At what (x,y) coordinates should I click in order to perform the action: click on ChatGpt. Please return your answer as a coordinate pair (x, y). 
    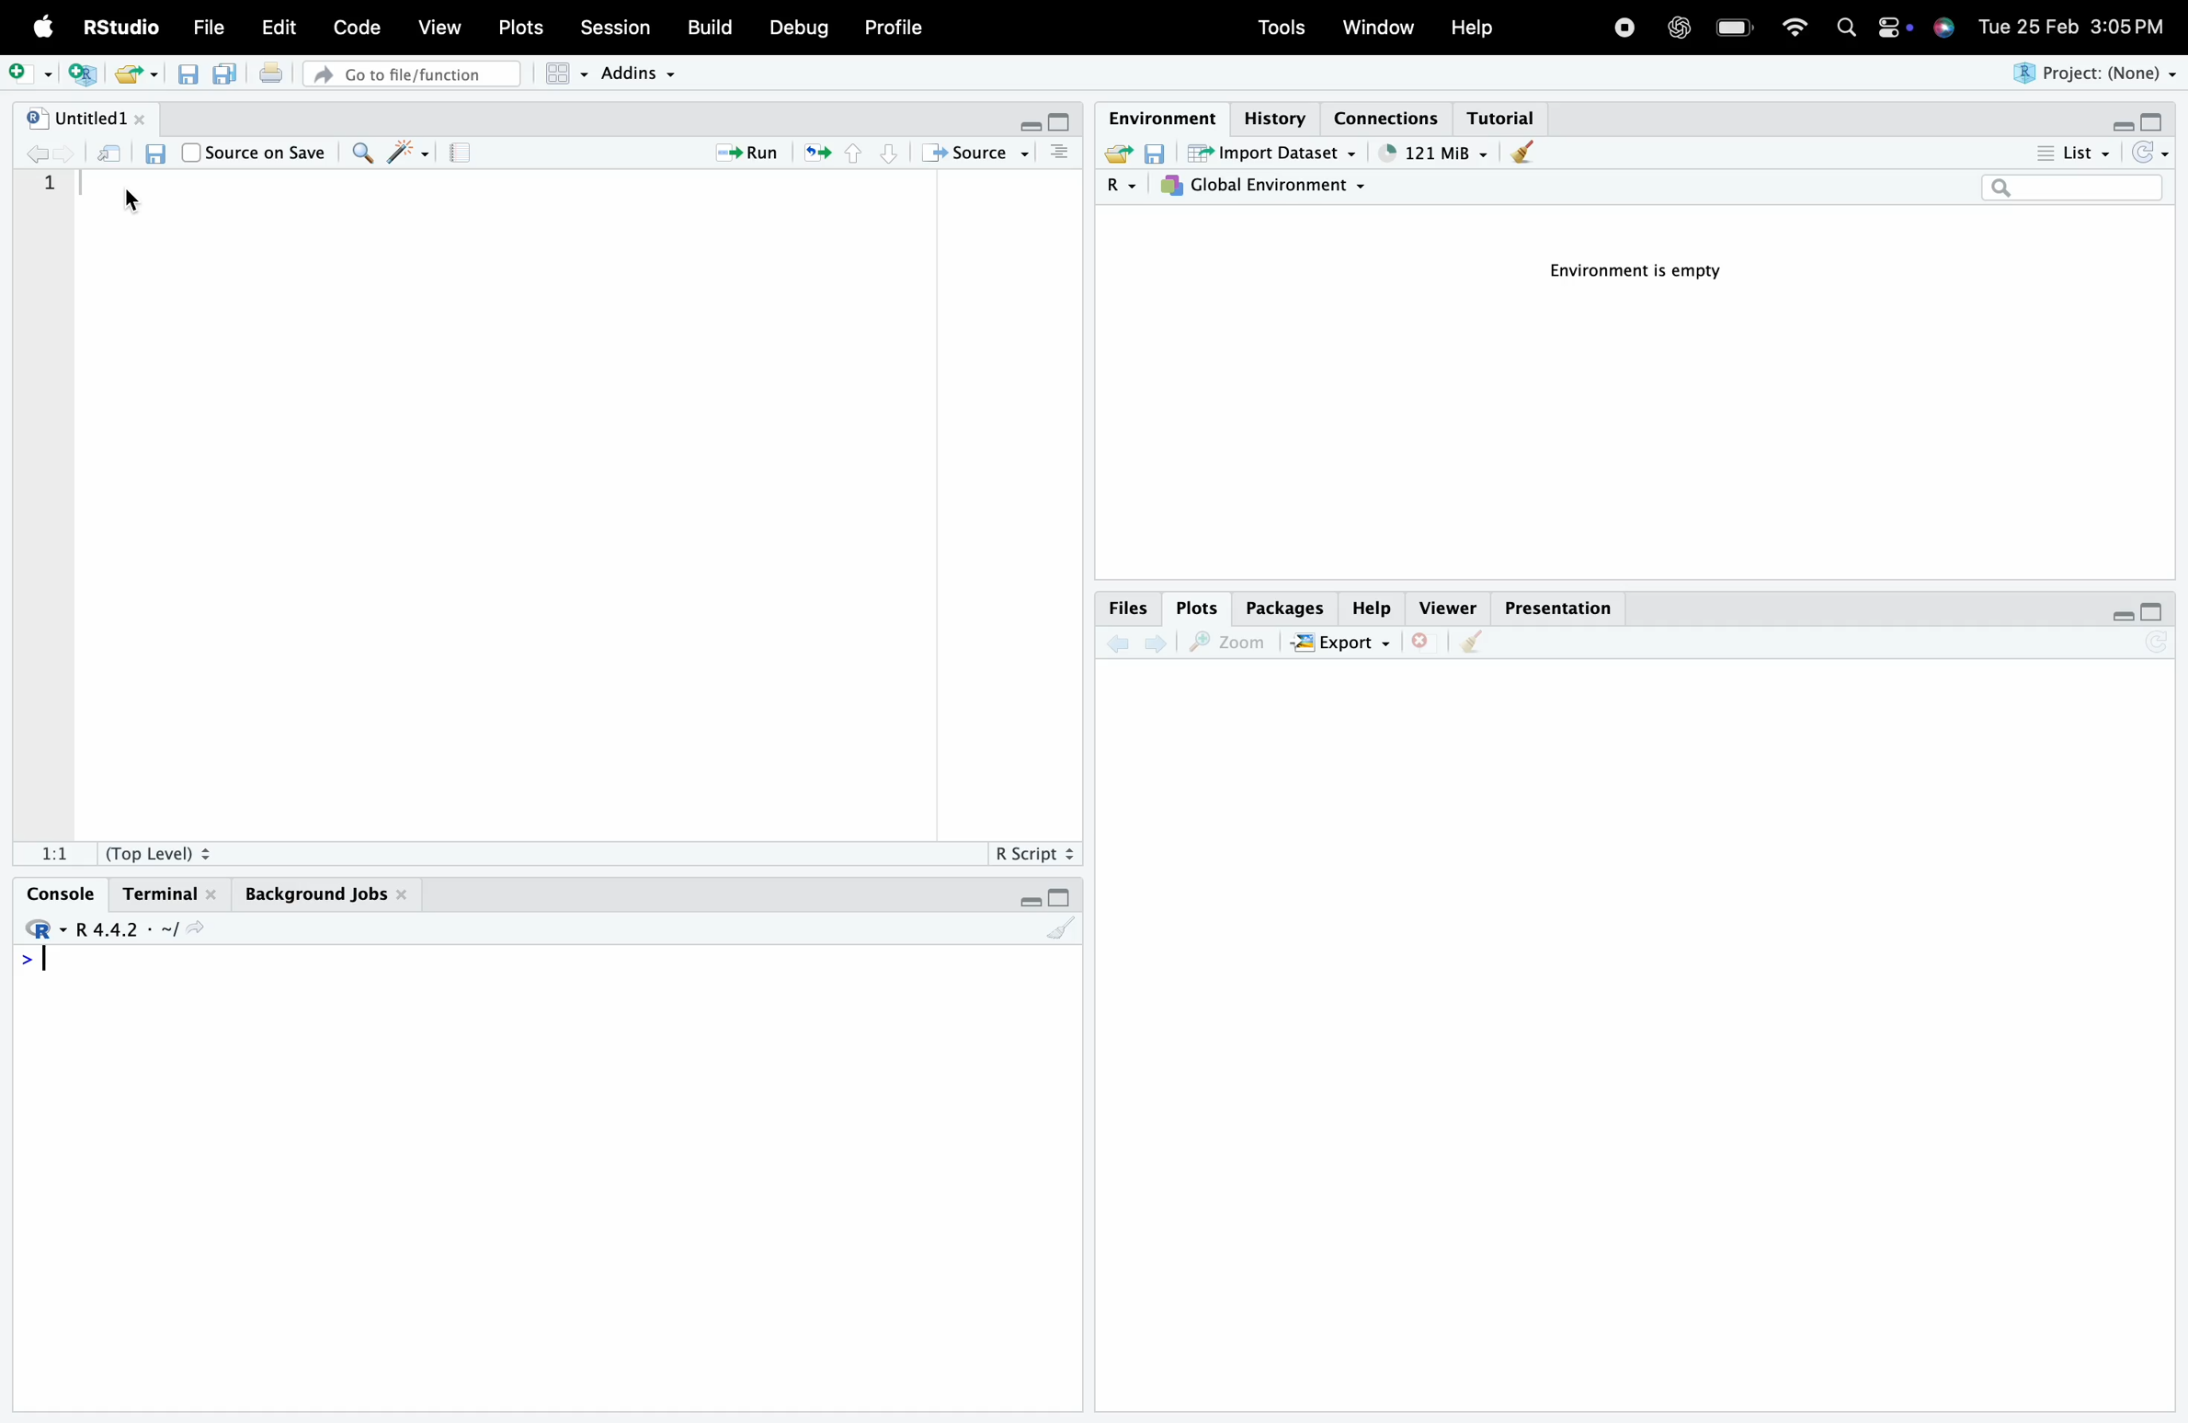
    Looking at the image, I should click on (1679, 24).